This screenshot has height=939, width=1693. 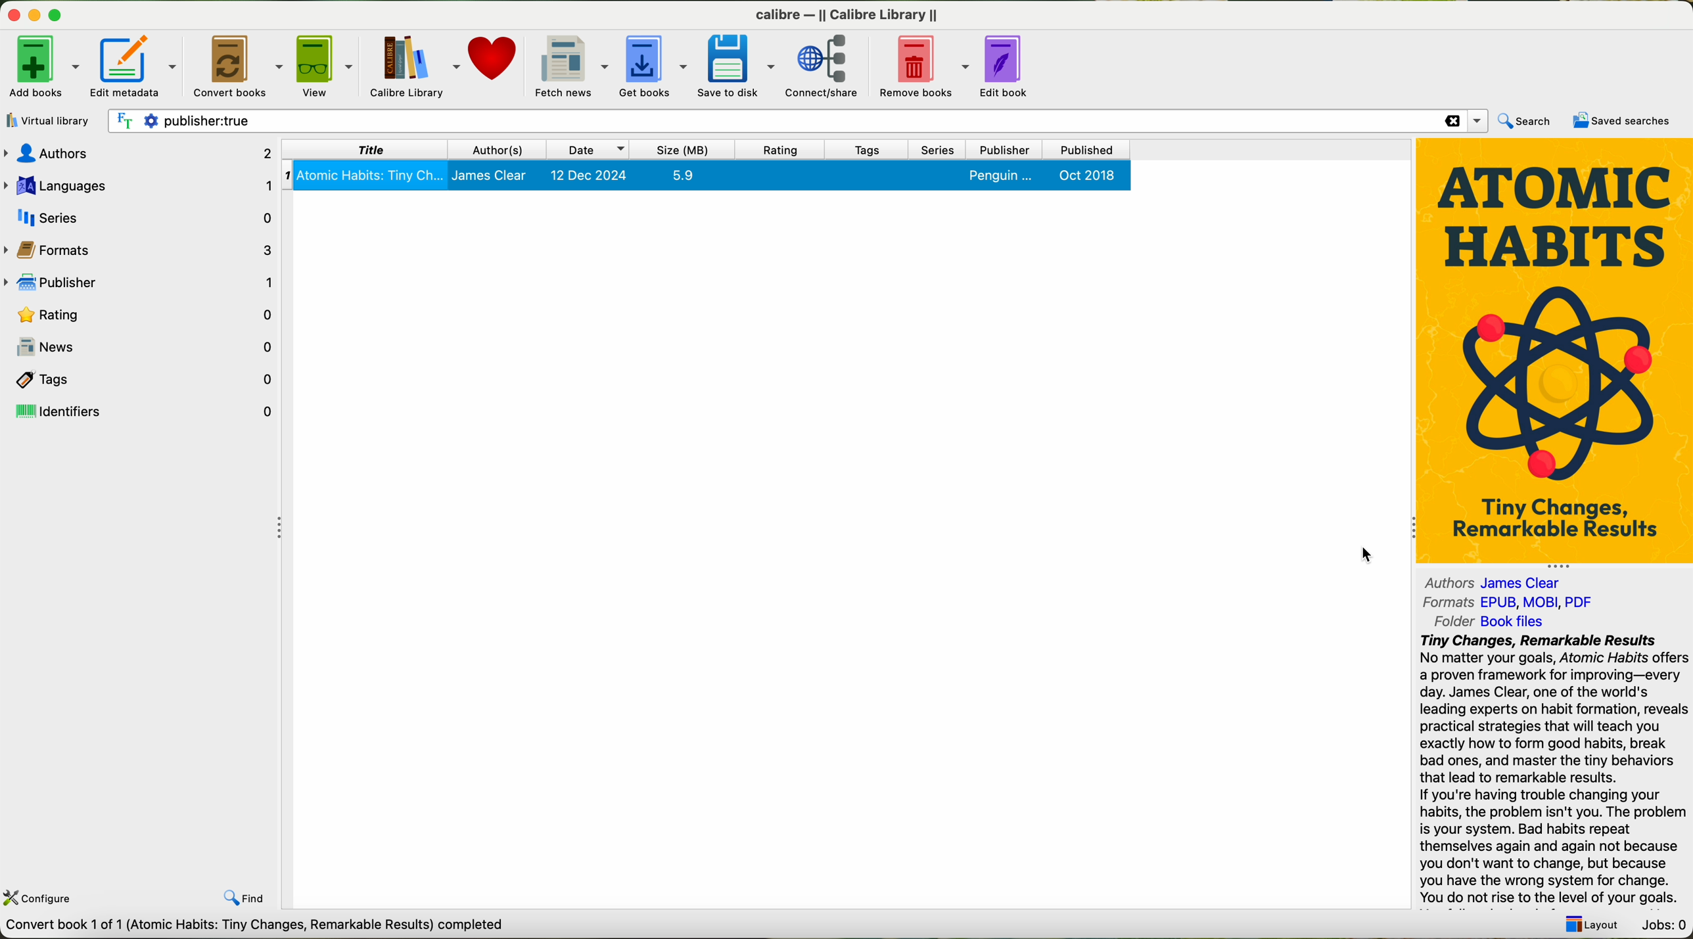 I want to click on saved searches, so click(x=1622, y=121).